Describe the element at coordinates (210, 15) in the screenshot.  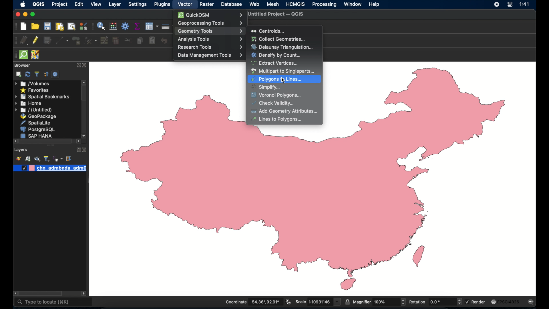
I see `quick osm` at that location.